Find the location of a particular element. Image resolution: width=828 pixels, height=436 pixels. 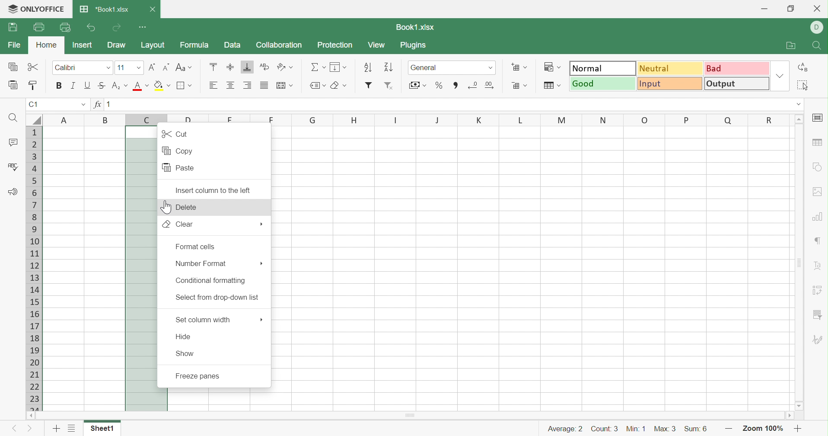

Drop Down is located at coordinates (147, 85).